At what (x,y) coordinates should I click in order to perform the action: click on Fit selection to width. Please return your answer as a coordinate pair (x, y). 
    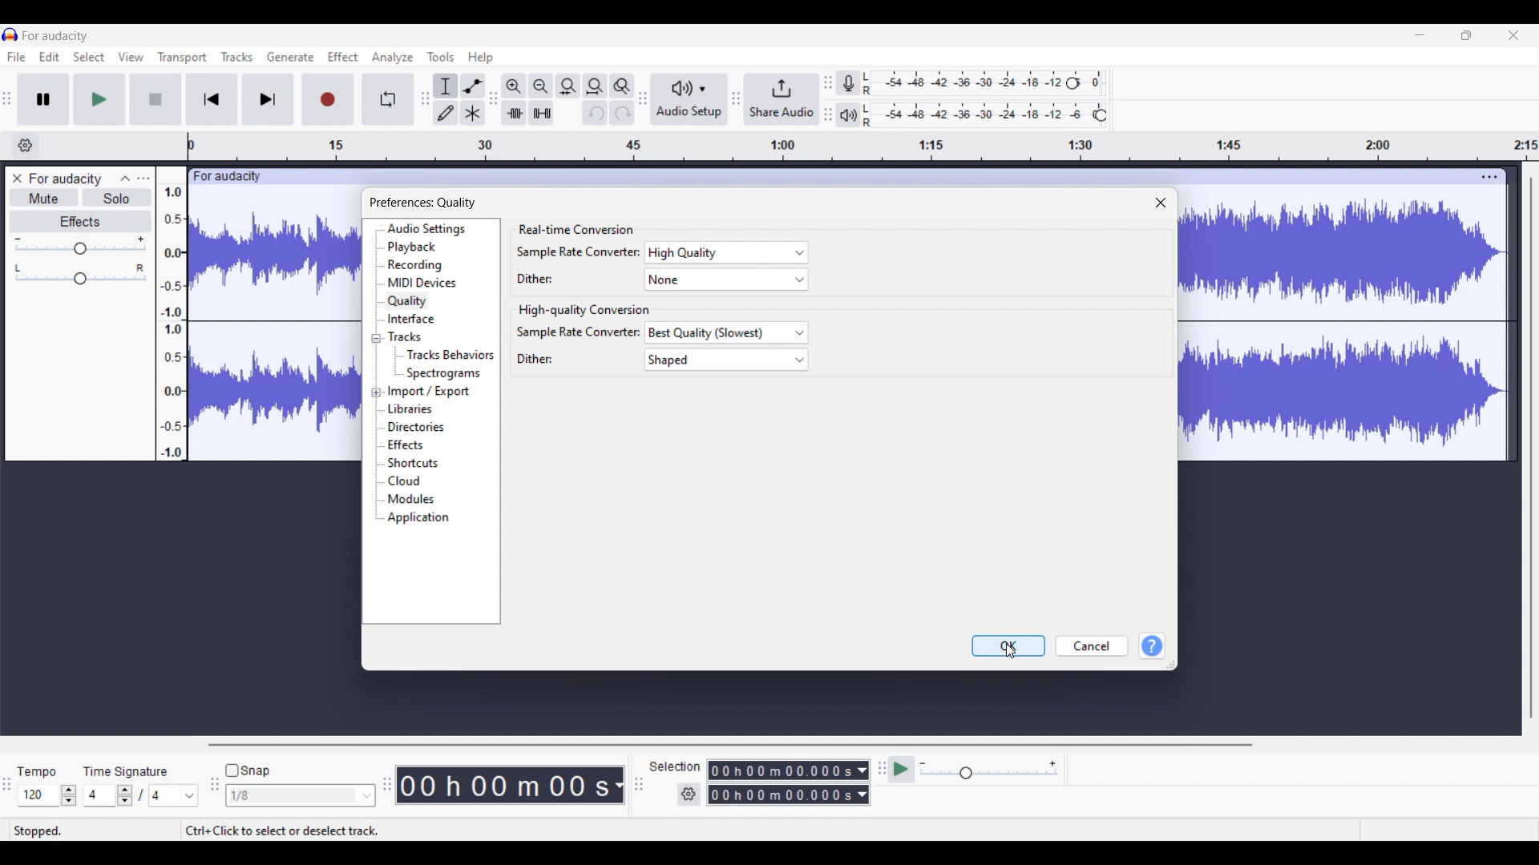
    Looking at the image, I should click on (568, 86).